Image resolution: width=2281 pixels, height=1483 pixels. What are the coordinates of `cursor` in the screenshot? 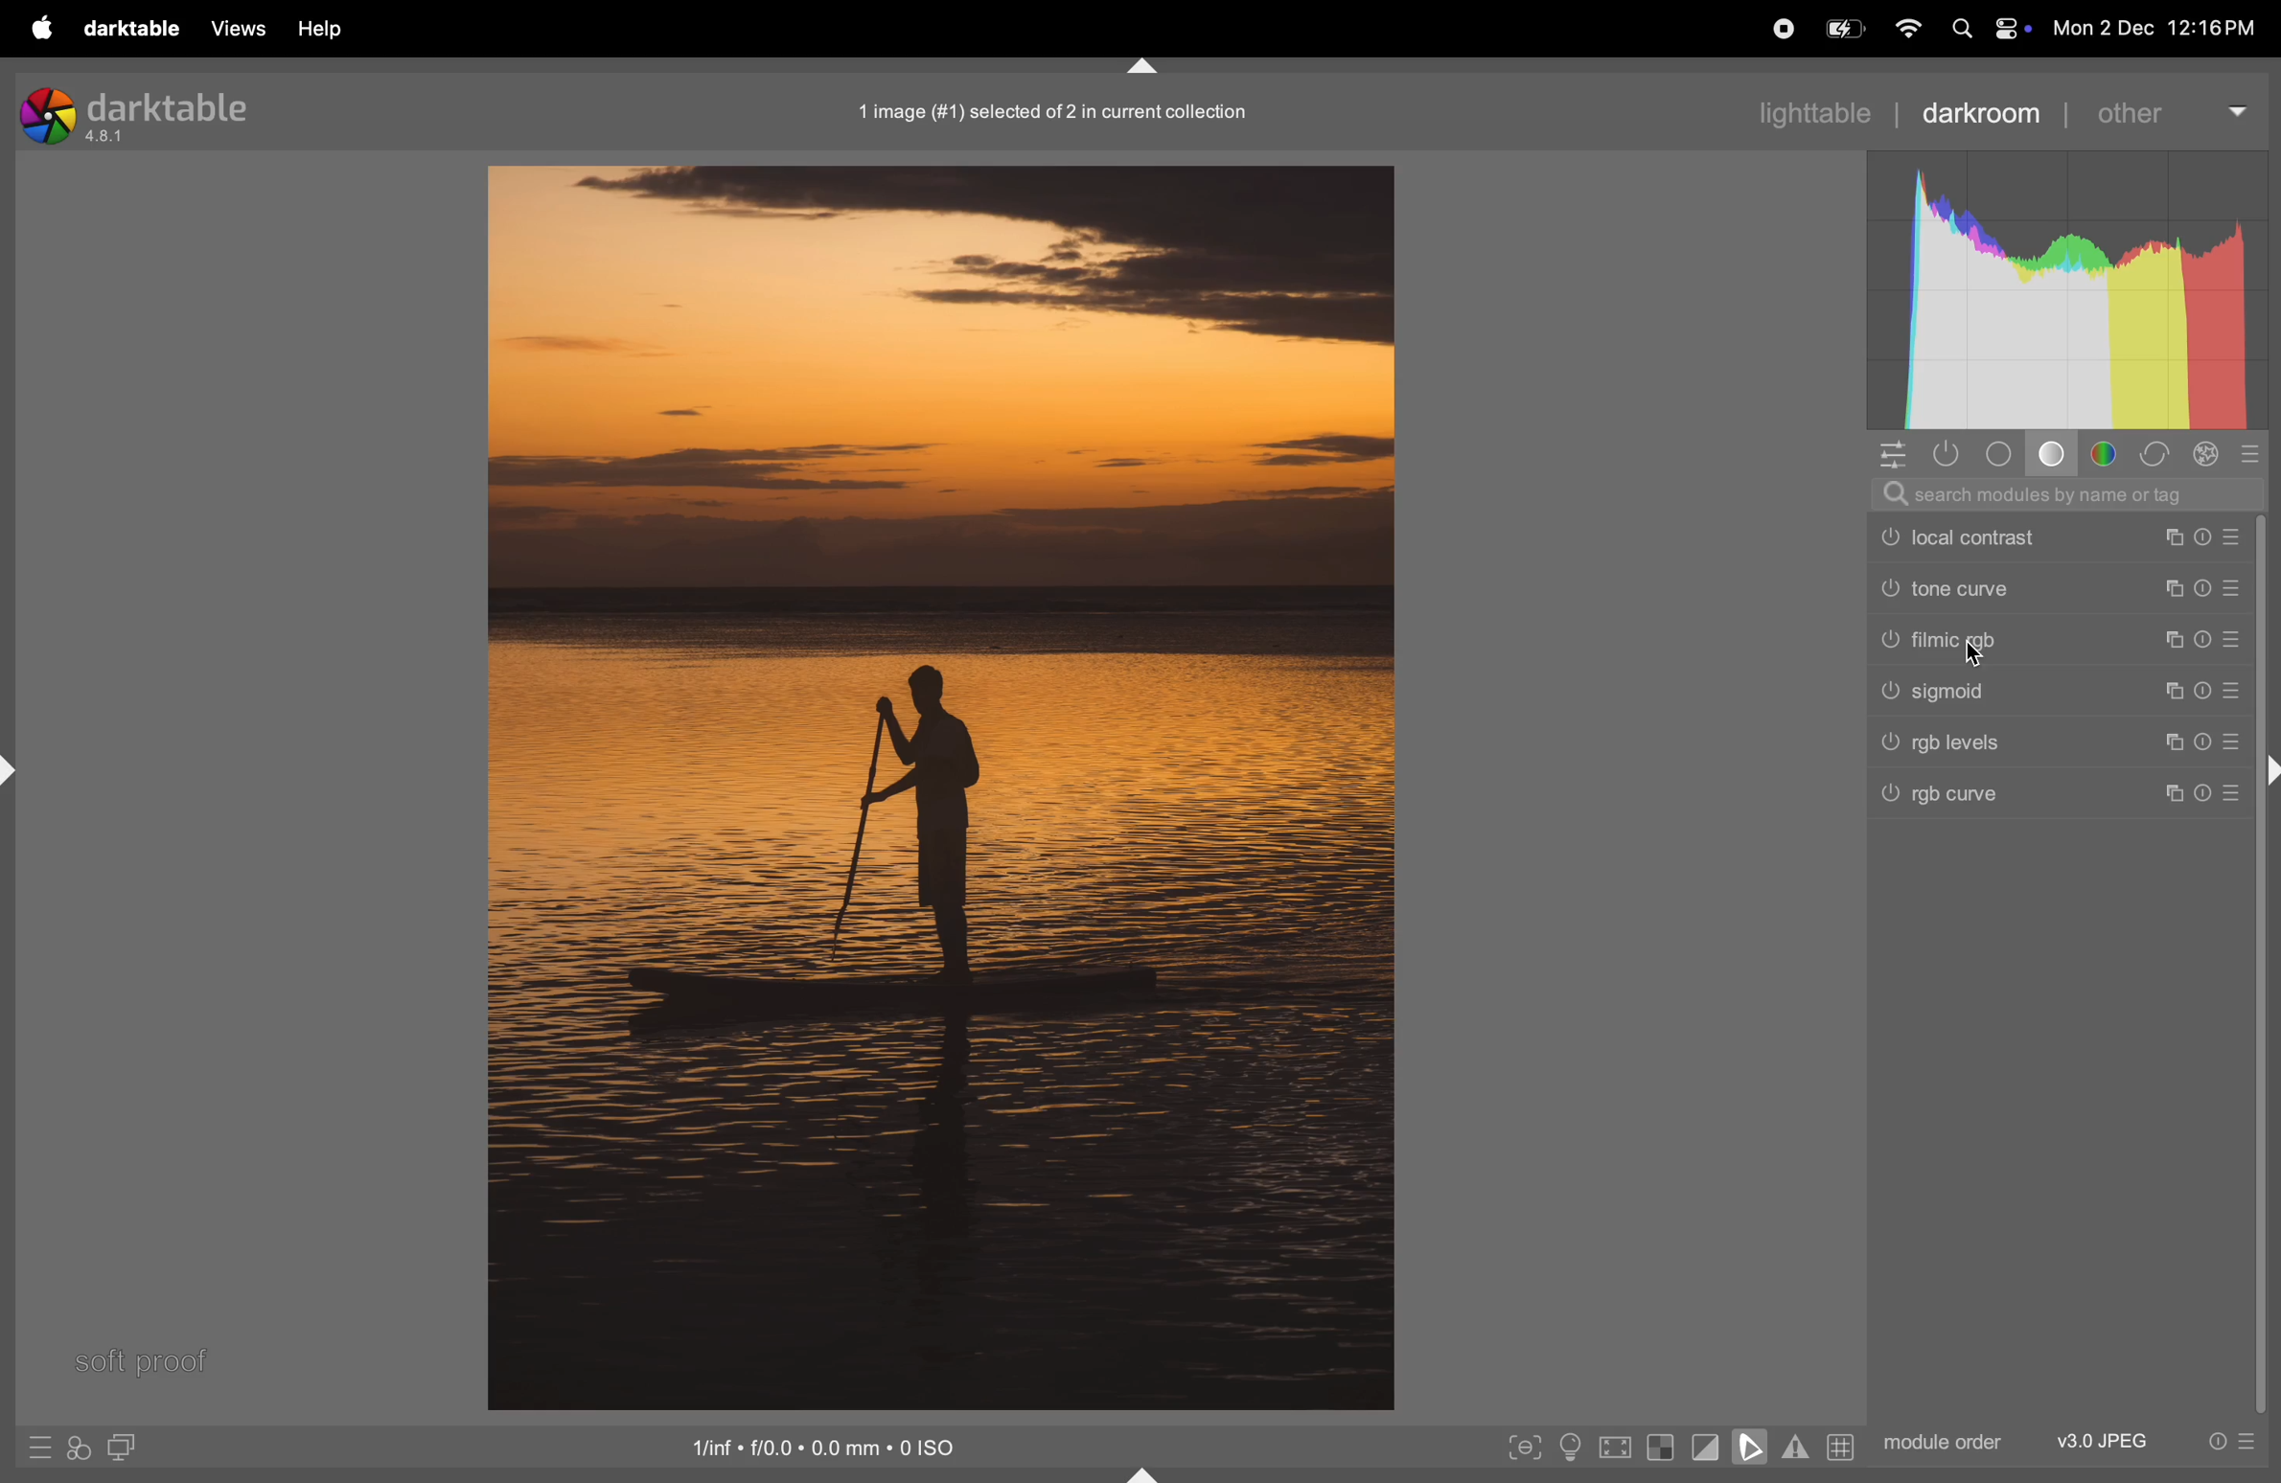 It's located at (1981, 657).